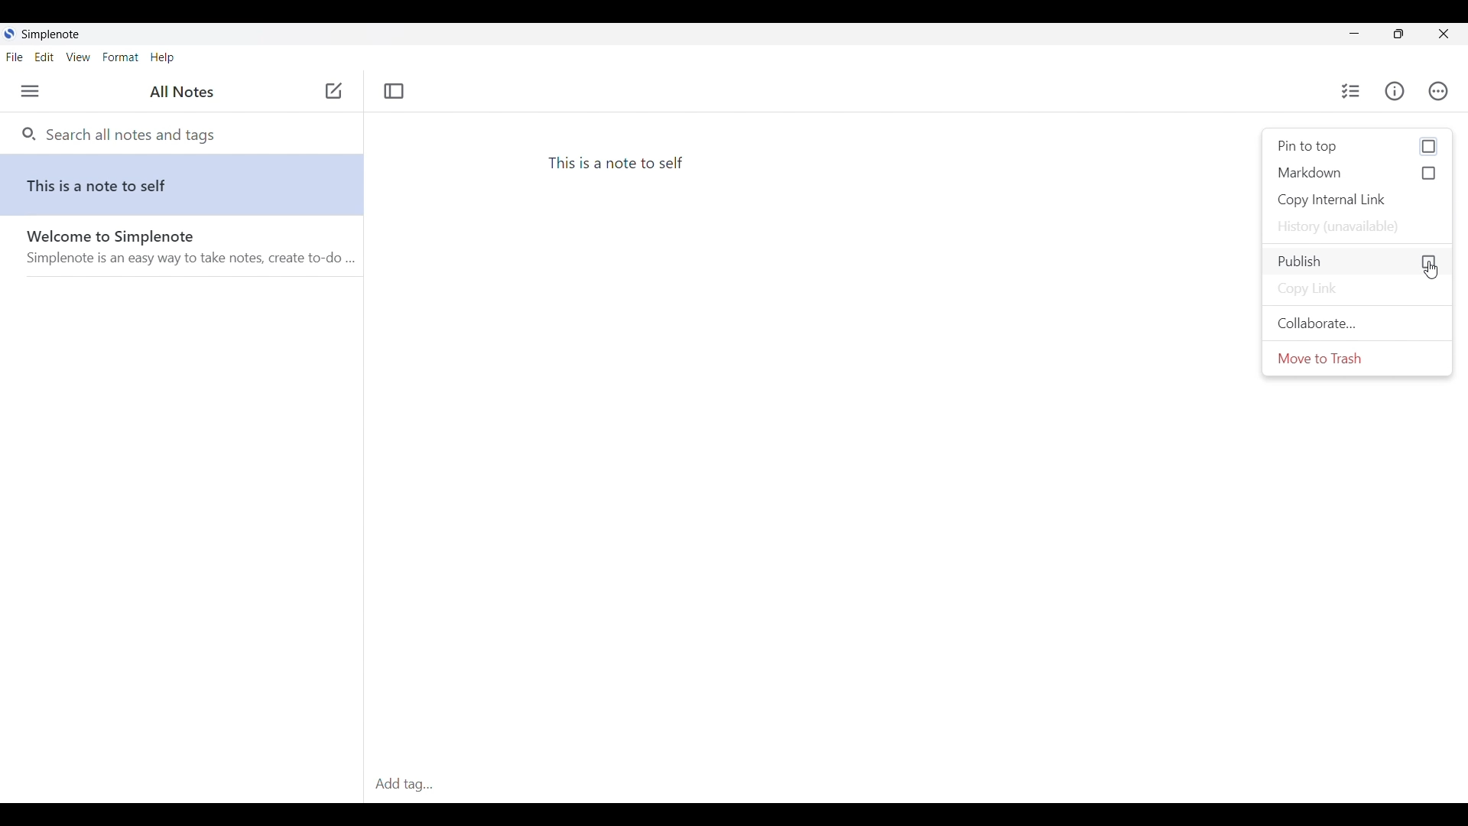 The width and height of the screenshot is (1468, 826). Describe the element at coordinates (30, 91) in the screenshot. I see `Menu` at that location.